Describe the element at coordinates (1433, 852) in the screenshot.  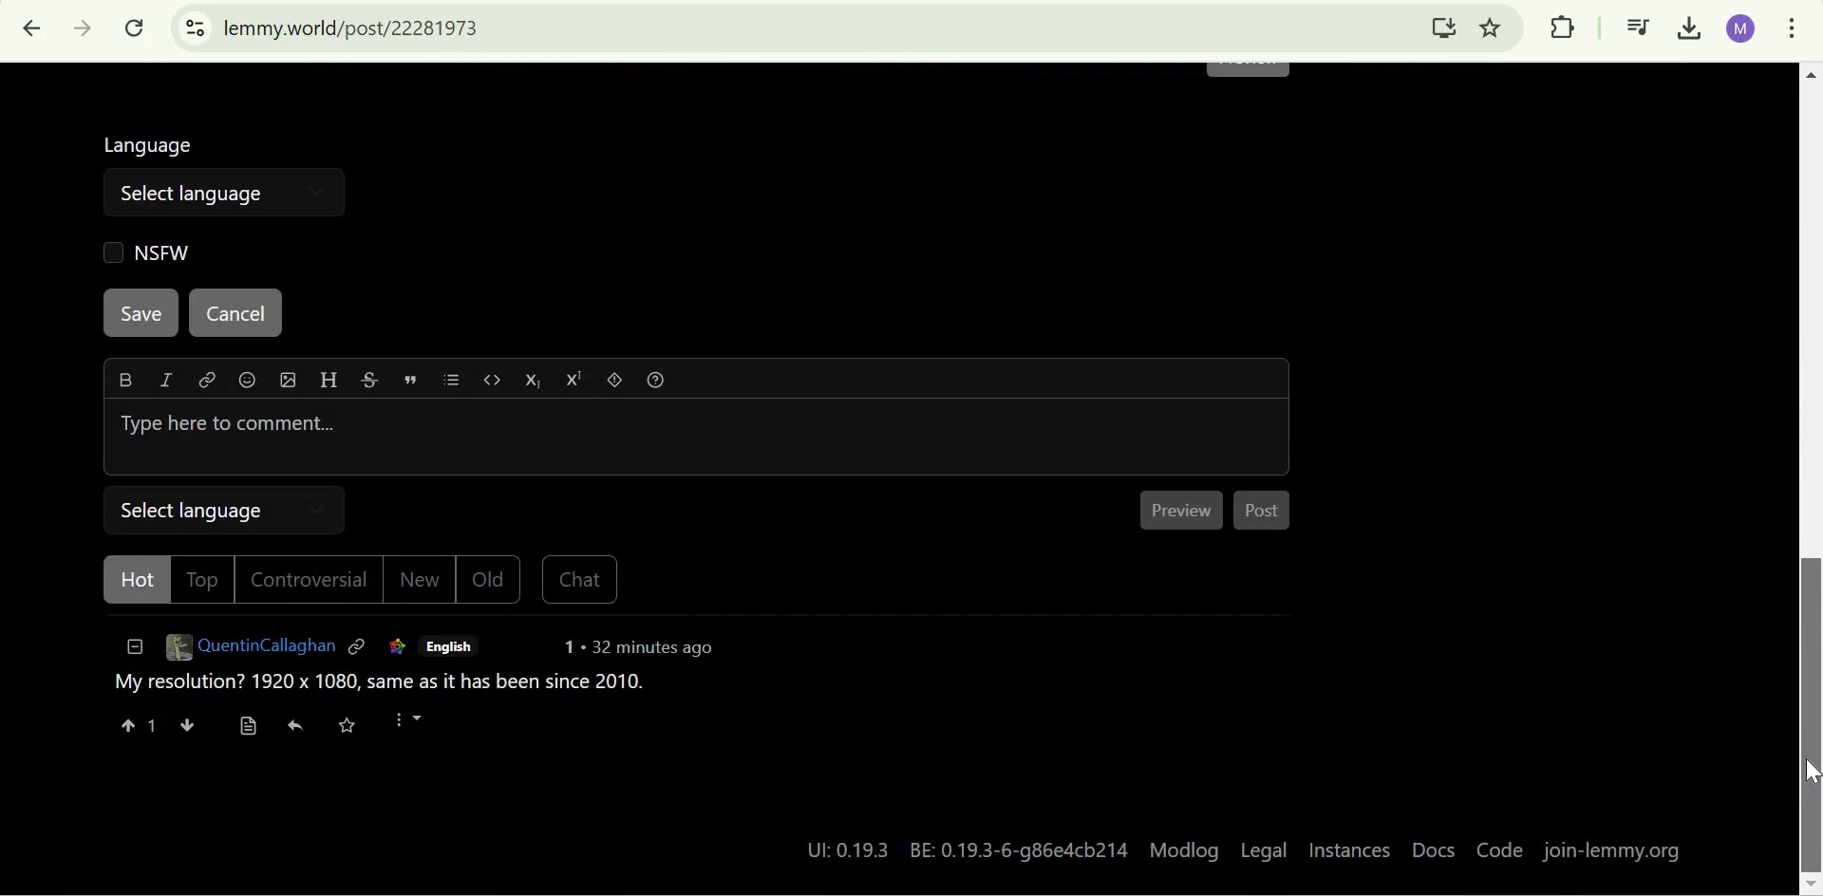
I see `Docs` at that location.